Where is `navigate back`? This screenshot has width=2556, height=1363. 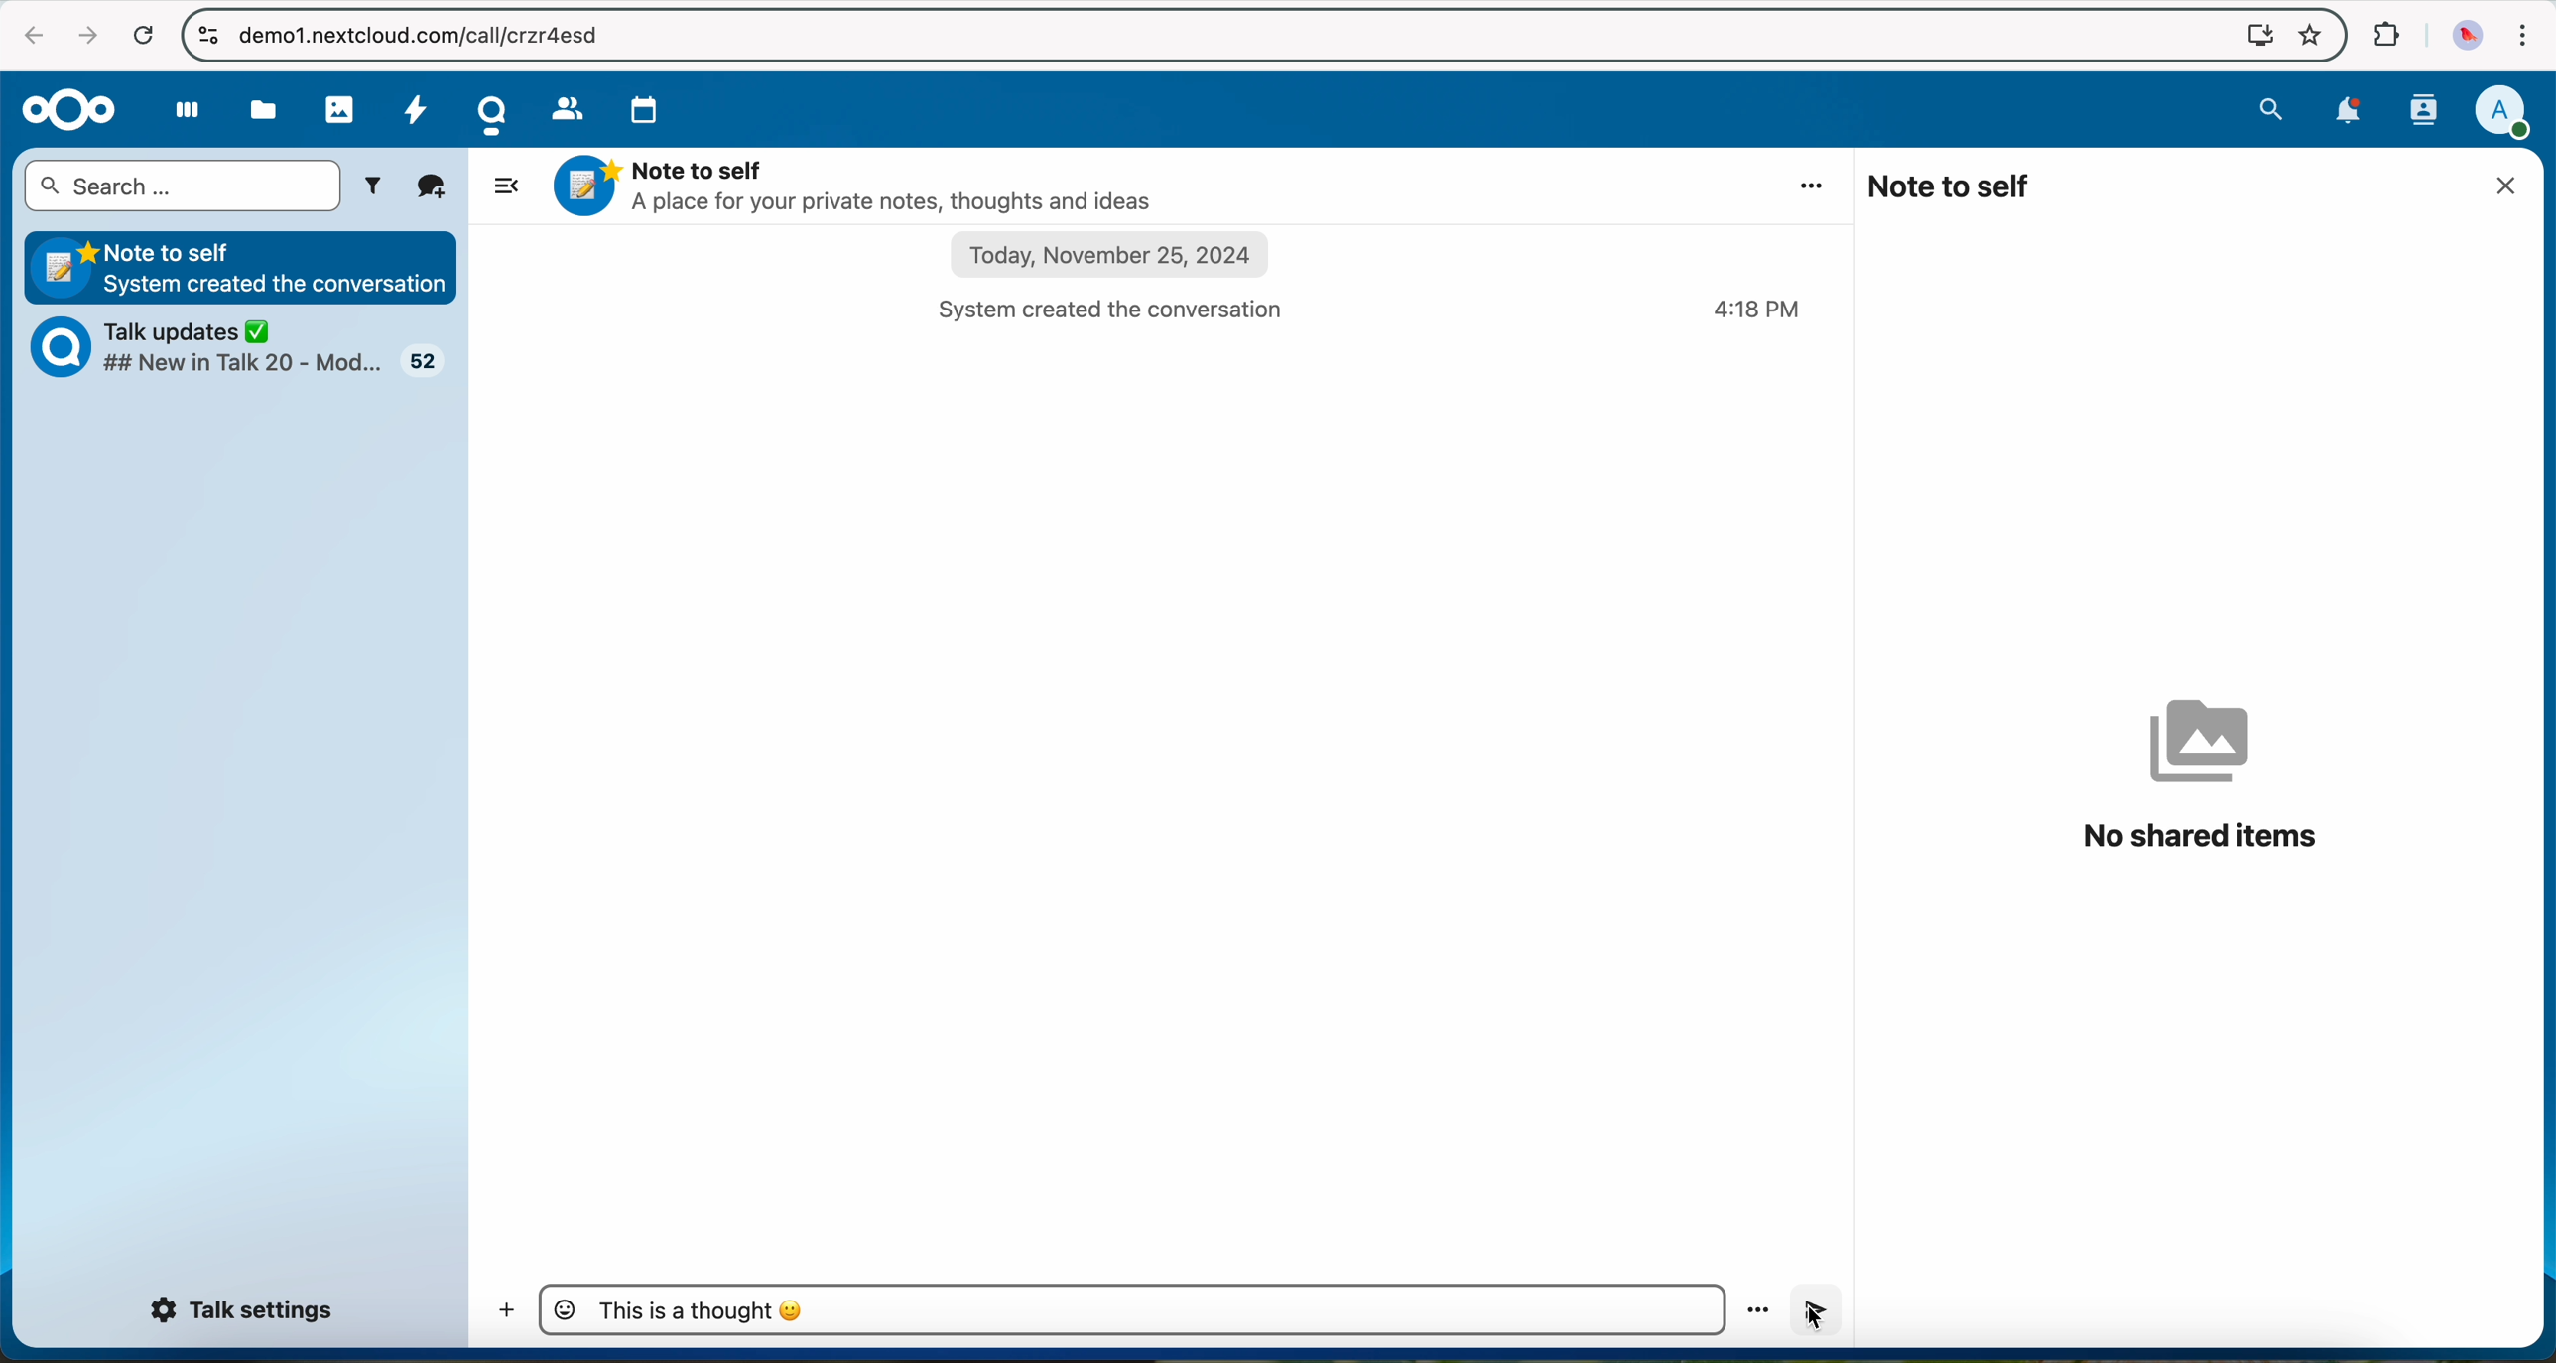 navigate back is located at coordinates (27, 36).